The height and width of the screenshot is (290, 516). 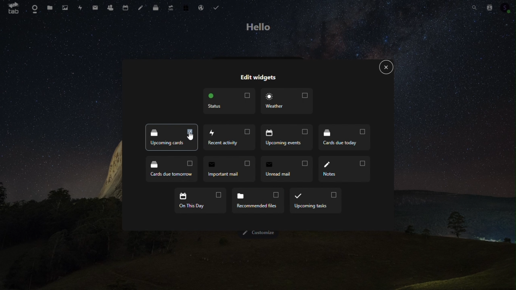 I want to click on cards due tomorrow, so click(x=171, y=169).